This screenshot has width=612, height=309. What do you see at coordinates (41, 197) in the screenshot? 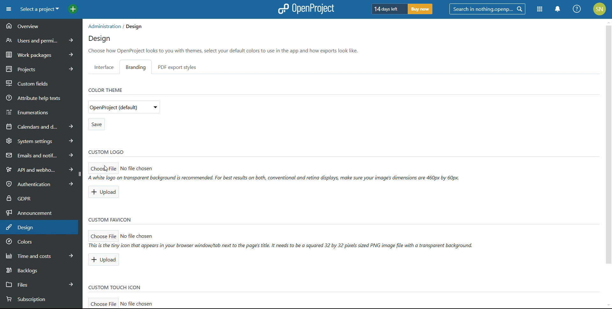
I see `GDPR` at bounding box center [41, 197].